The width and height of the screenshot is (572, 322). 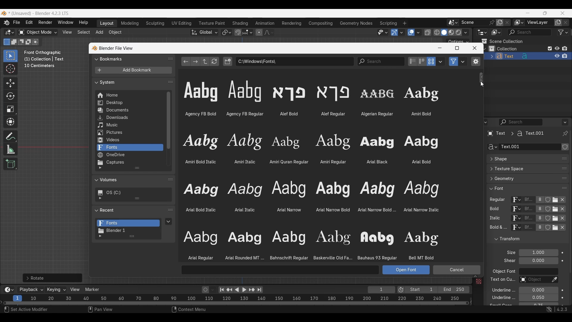 I want to click on , so click(x=515, y=219).